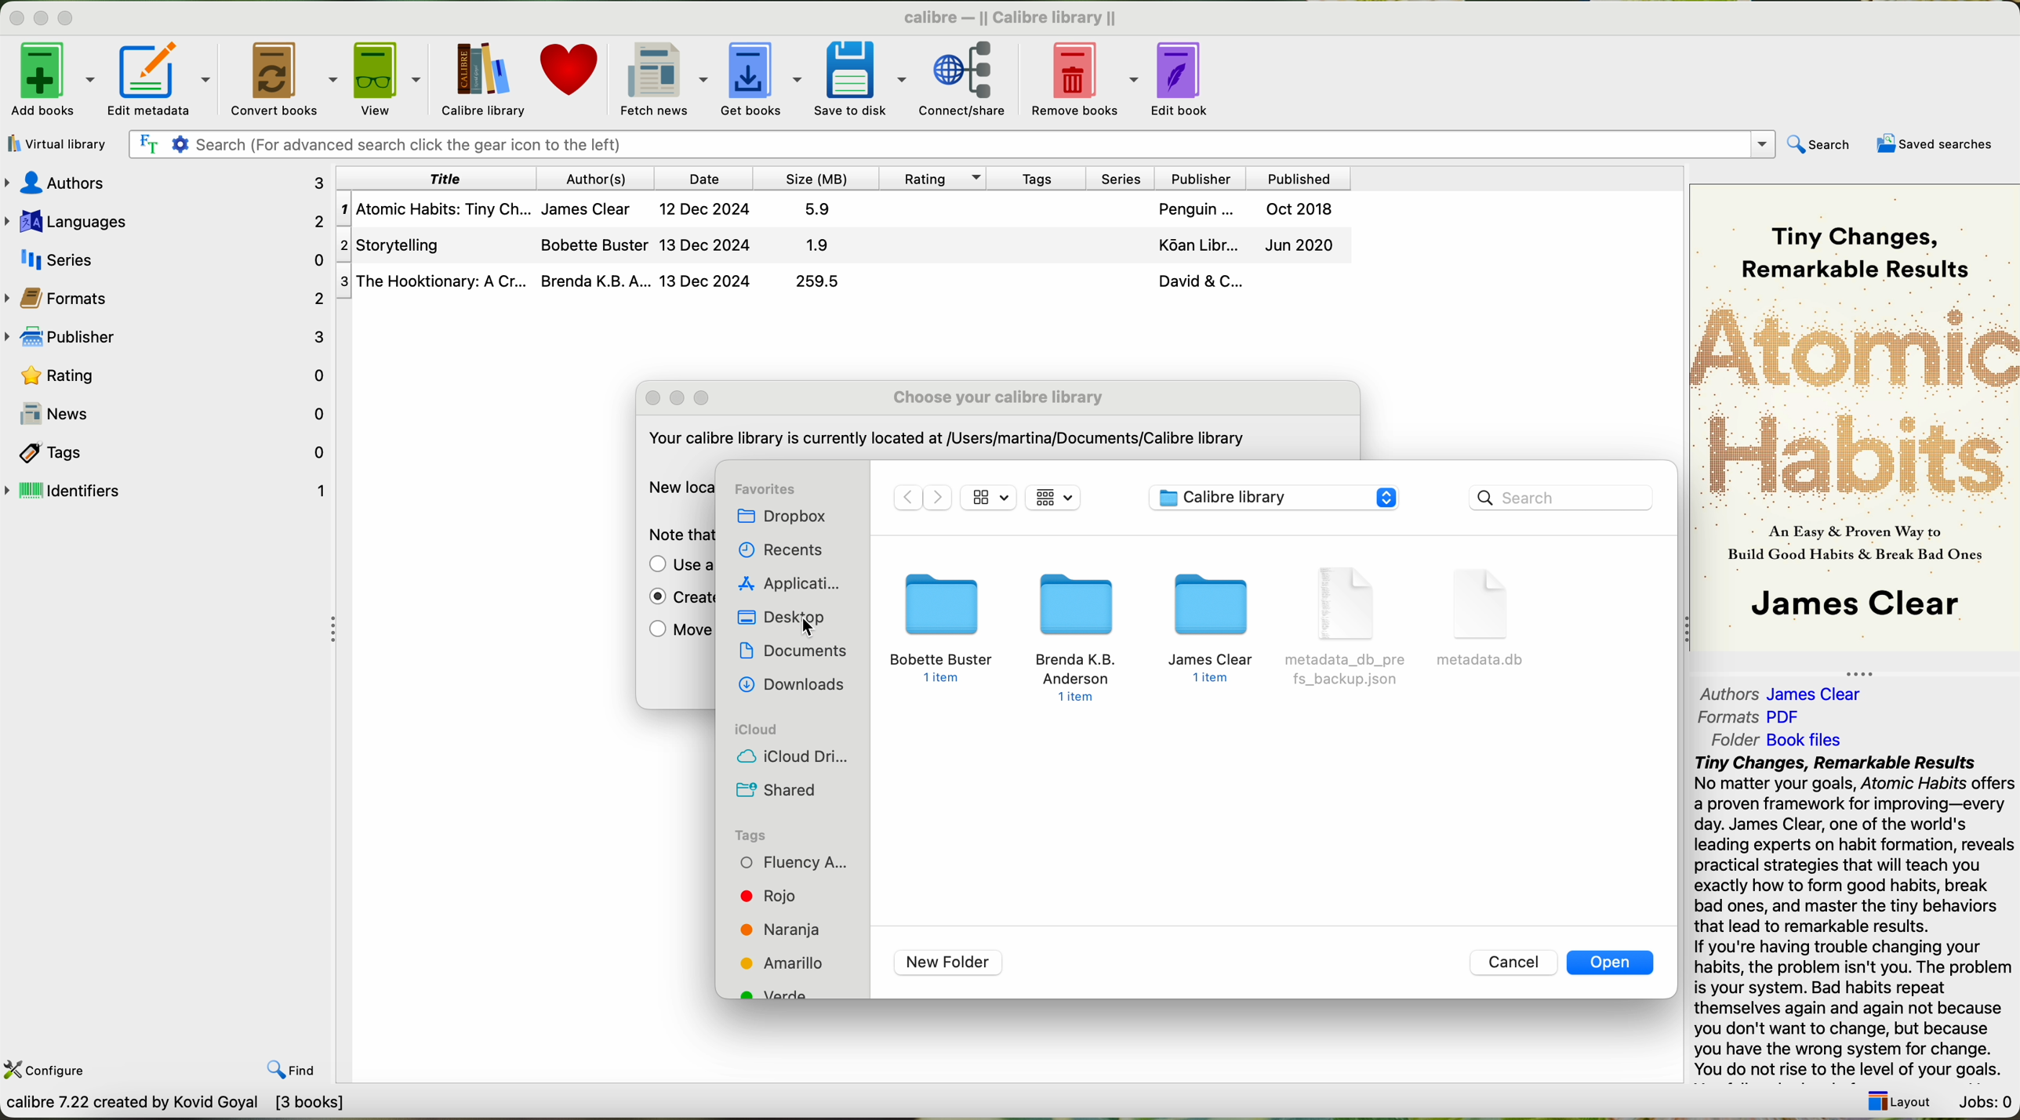 This screenshot has height=1120, width=2020. What do you see at coordinates (285, 78) in the screenshot?
I see `convert books` at bounding box center [285, 78].